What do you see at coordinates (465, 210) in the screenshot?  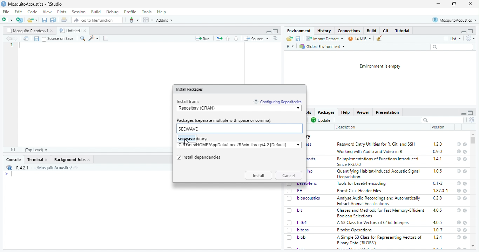 I see `close` at bounding box center [465, 210].